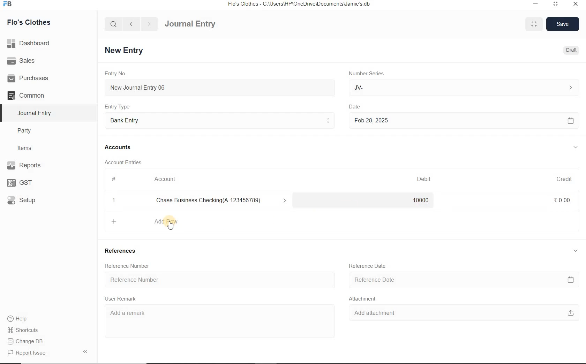 This screenshot has height=364, width=586. What do you see at coordinates (565, 179) in the screenshot?
I see `Credit` at bounding box center [565, 179].